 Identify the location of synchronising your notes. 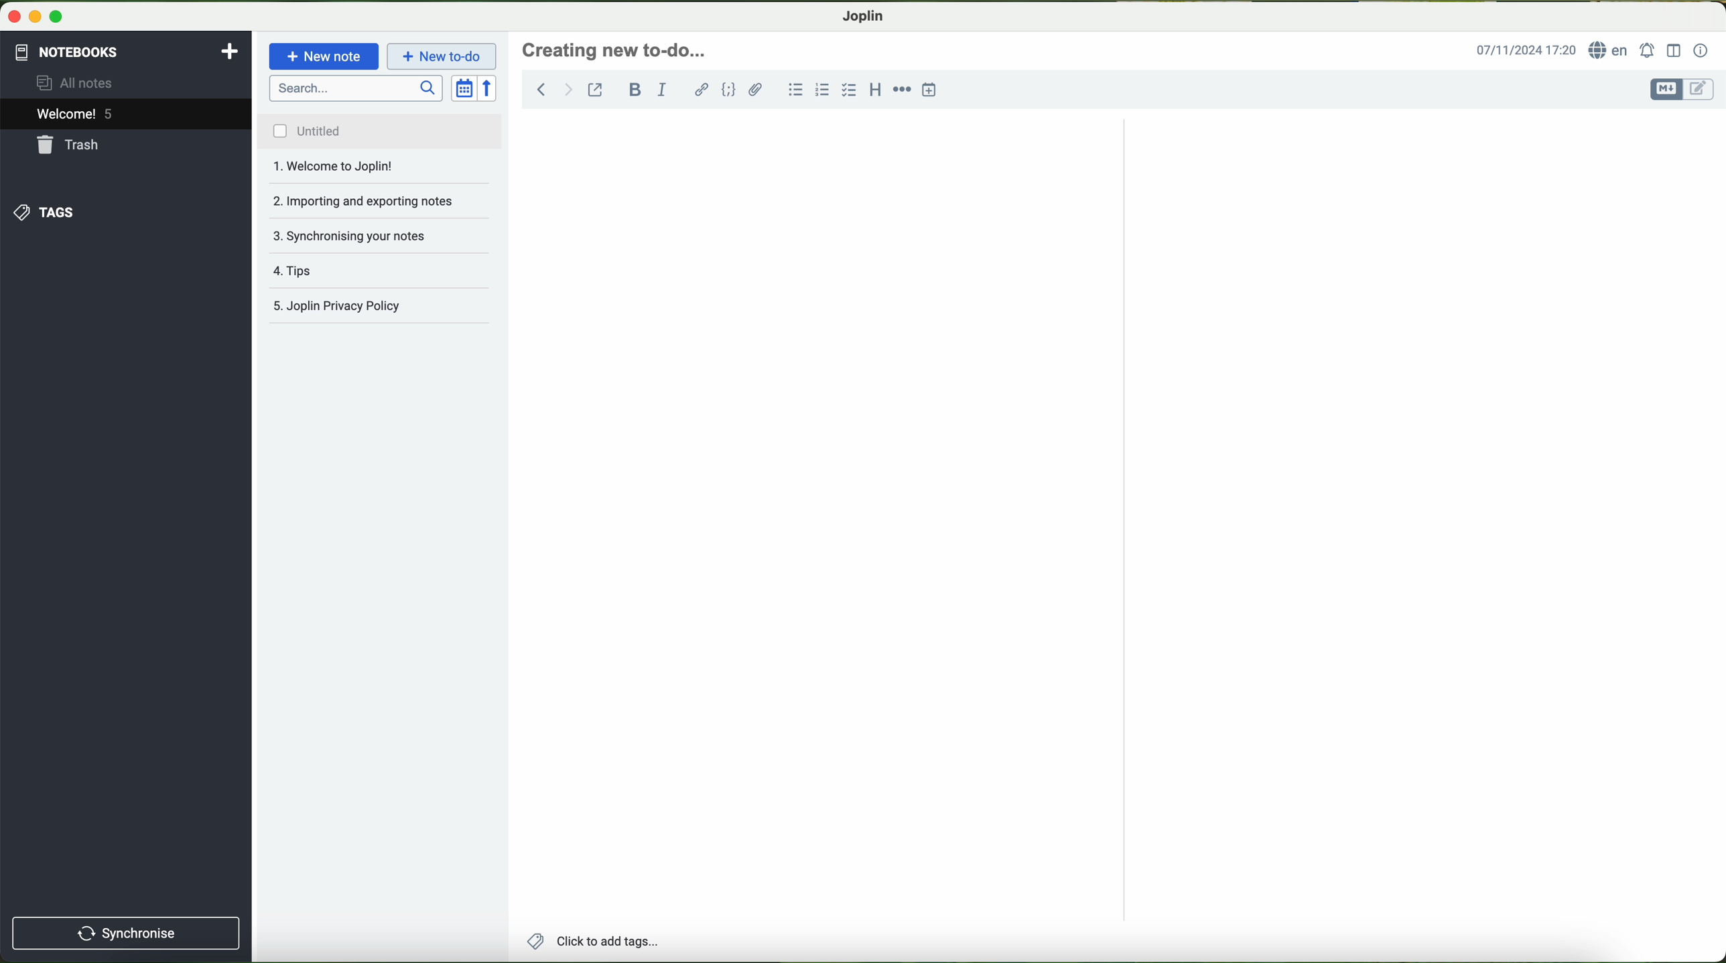
(381, 202).